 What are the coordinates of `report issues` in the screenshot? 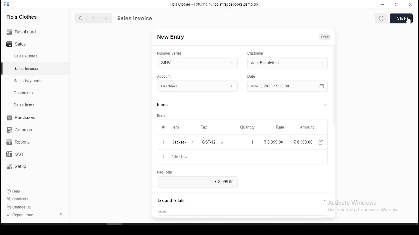 It's located at (21, 215).